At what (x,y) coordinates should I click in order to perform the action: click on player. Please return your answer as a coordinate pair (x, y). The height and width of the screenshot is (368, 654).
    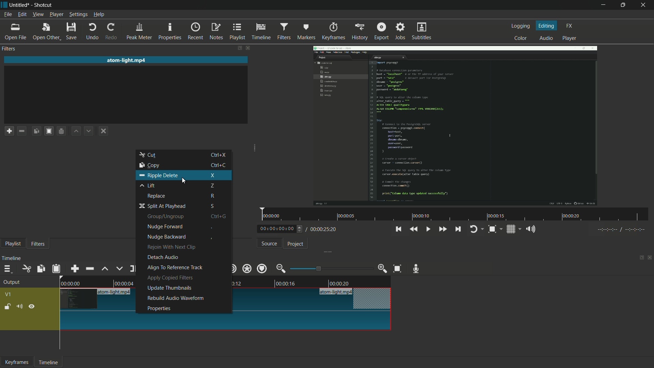
    Looking at the image, I should click on (570, 39).